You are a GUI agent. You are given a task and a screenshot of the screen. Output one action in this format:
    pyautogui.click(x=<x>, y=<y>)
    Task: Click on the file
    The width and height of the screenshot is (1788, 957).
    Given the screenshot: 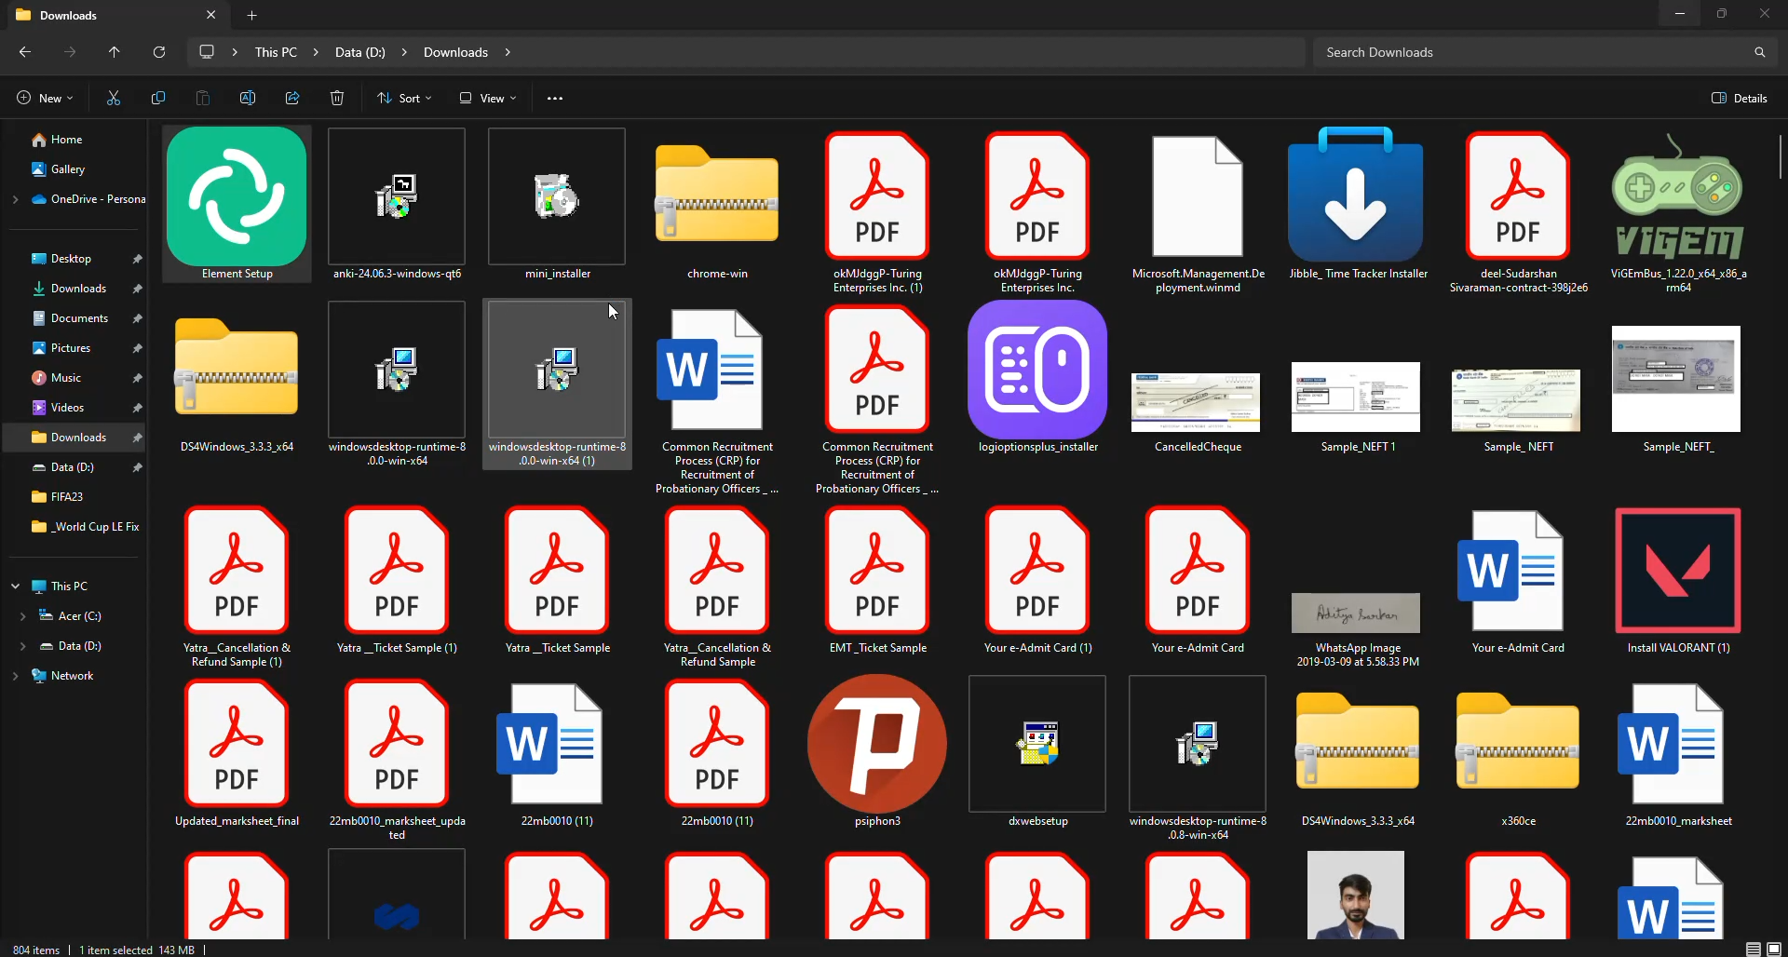 What is the action you would take?
    pyautogui.click(x=408, y=759)
    